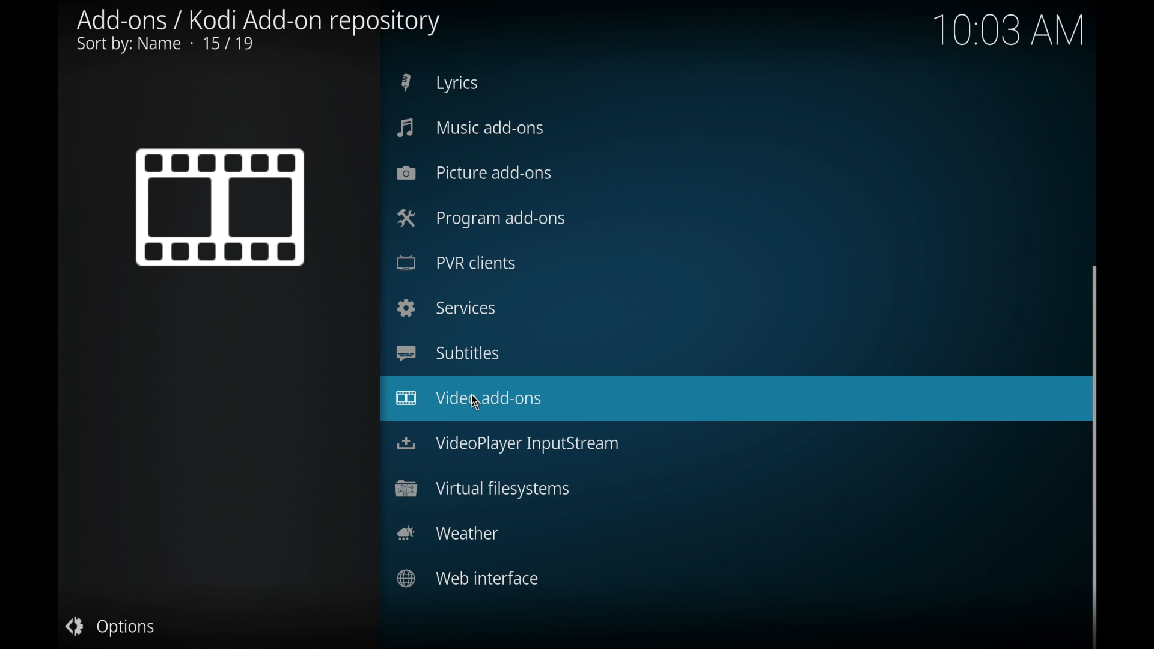 The width and height of the screenshot is (1154, 649). What do you see at coordinates (482, 489) in the screenshot?
I see `virtual filesystems` at bounding box center [482, 489].